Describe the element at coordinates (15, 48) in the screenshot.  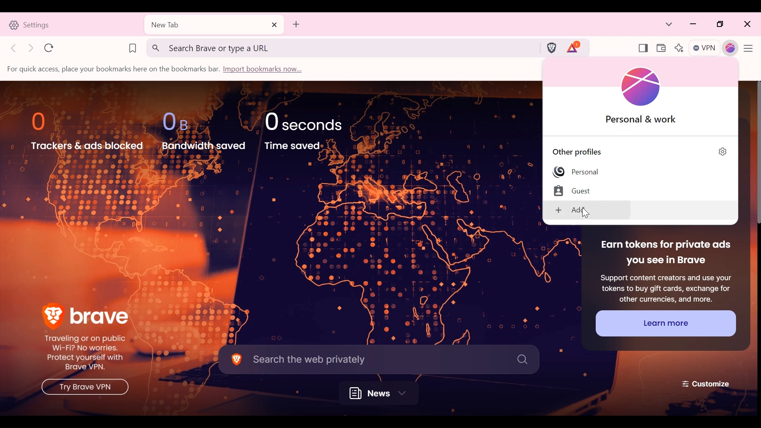
I see `Click to go Back ` at that location.